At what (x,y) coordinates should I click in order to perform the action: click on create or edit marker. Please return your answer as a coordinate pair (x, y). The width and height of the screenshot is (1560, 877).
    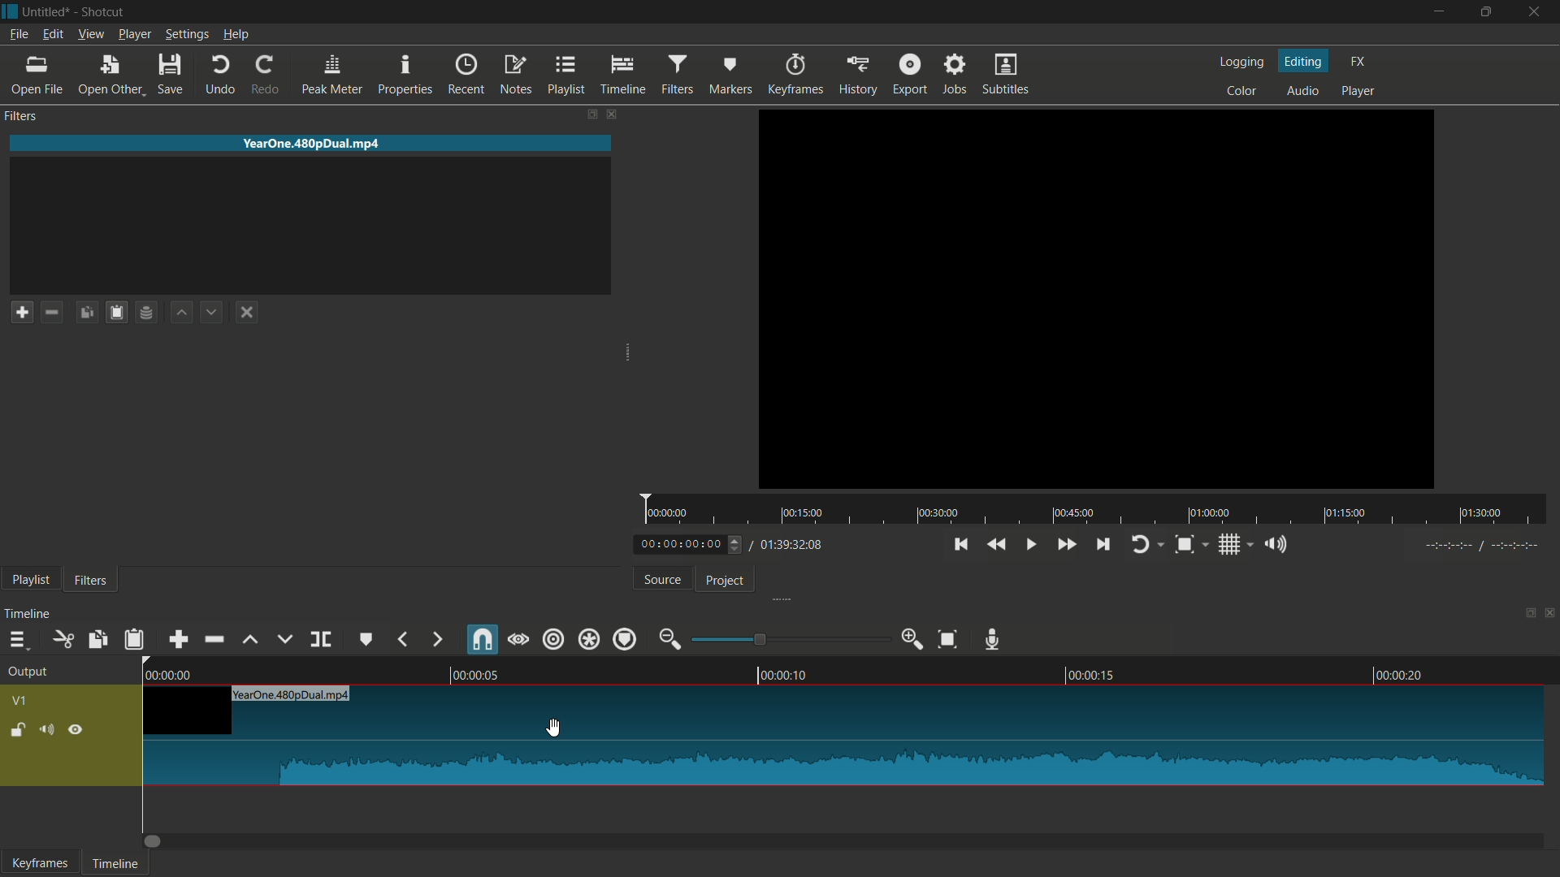
    Looking at the image, I should click on (368, 639).